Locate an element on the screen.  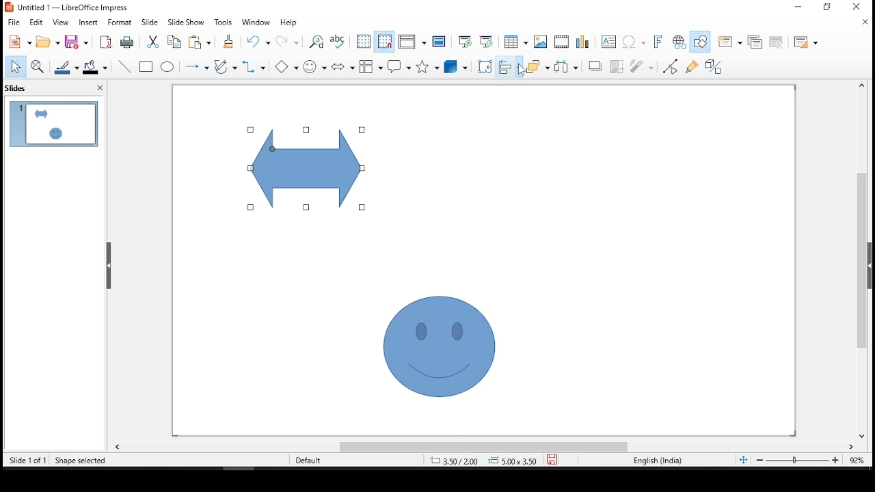
copy is located at coordinates (175, 42).